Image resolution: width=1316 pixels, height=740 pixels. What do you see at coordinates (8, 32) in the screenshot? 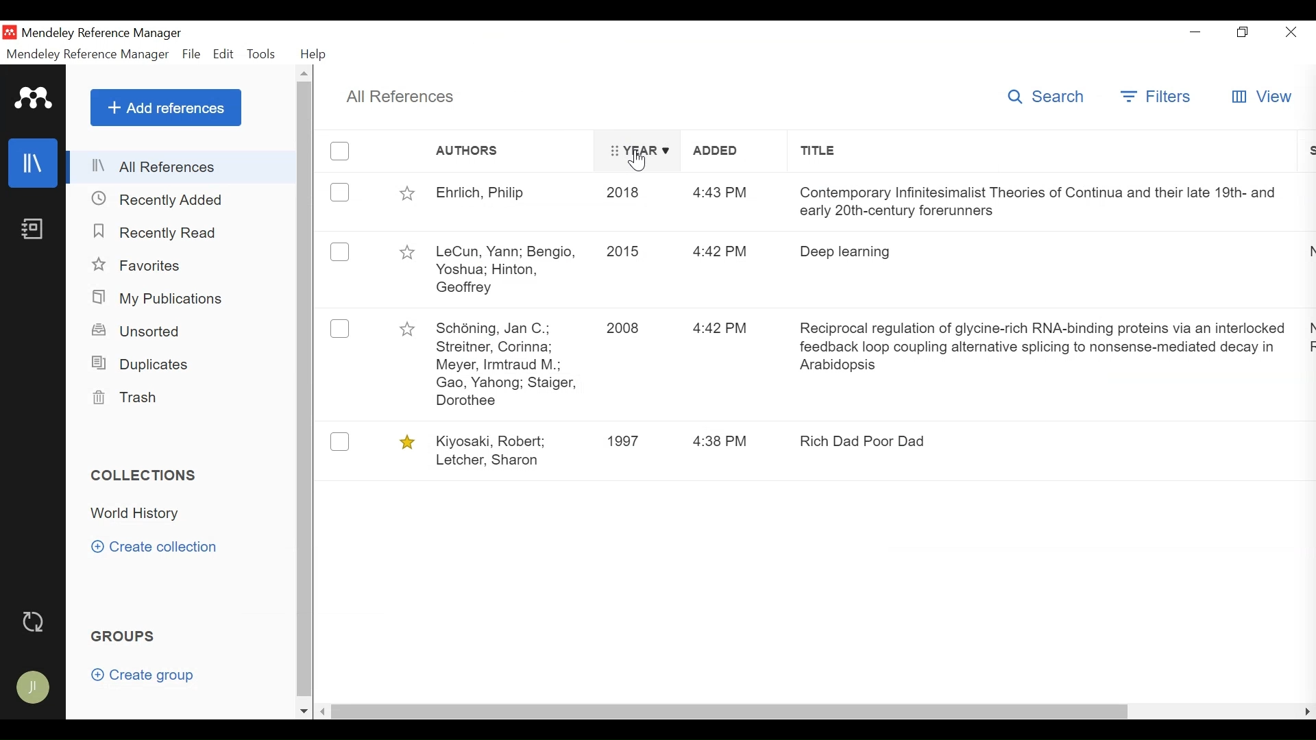
I see `Mendeley Desktop Icon` at bounding box center [8, 32].